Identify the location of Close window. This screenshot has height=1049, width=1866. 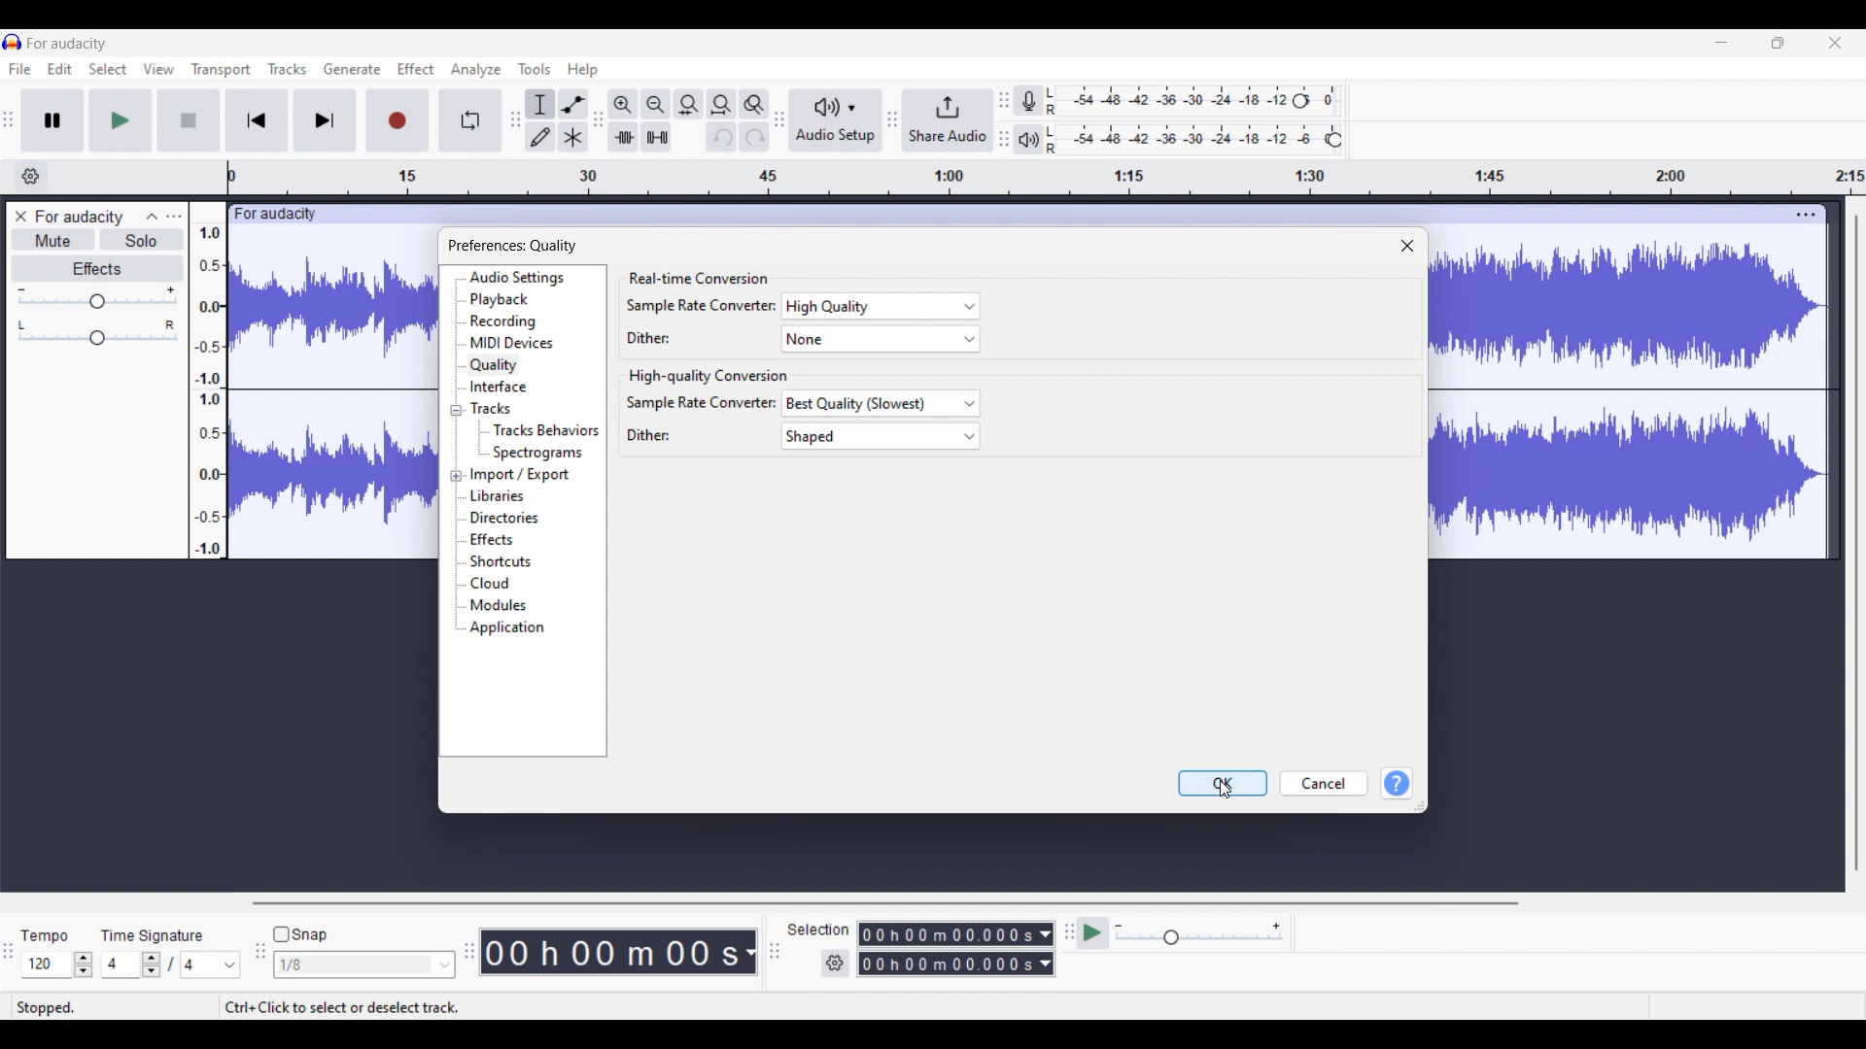
(1407, 247).